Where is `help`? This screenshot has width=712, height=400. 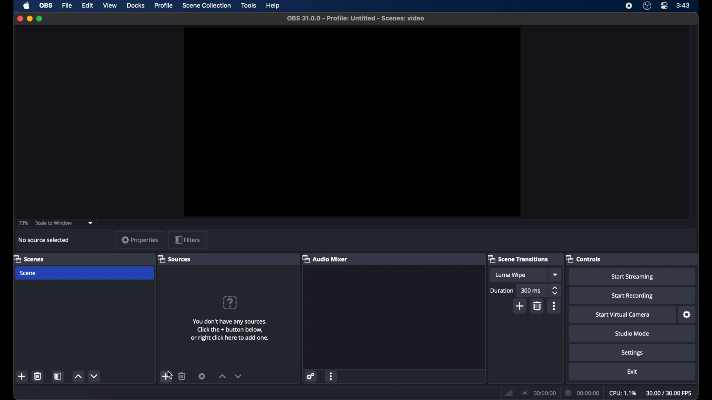 help is located at coordinates (274, 6).